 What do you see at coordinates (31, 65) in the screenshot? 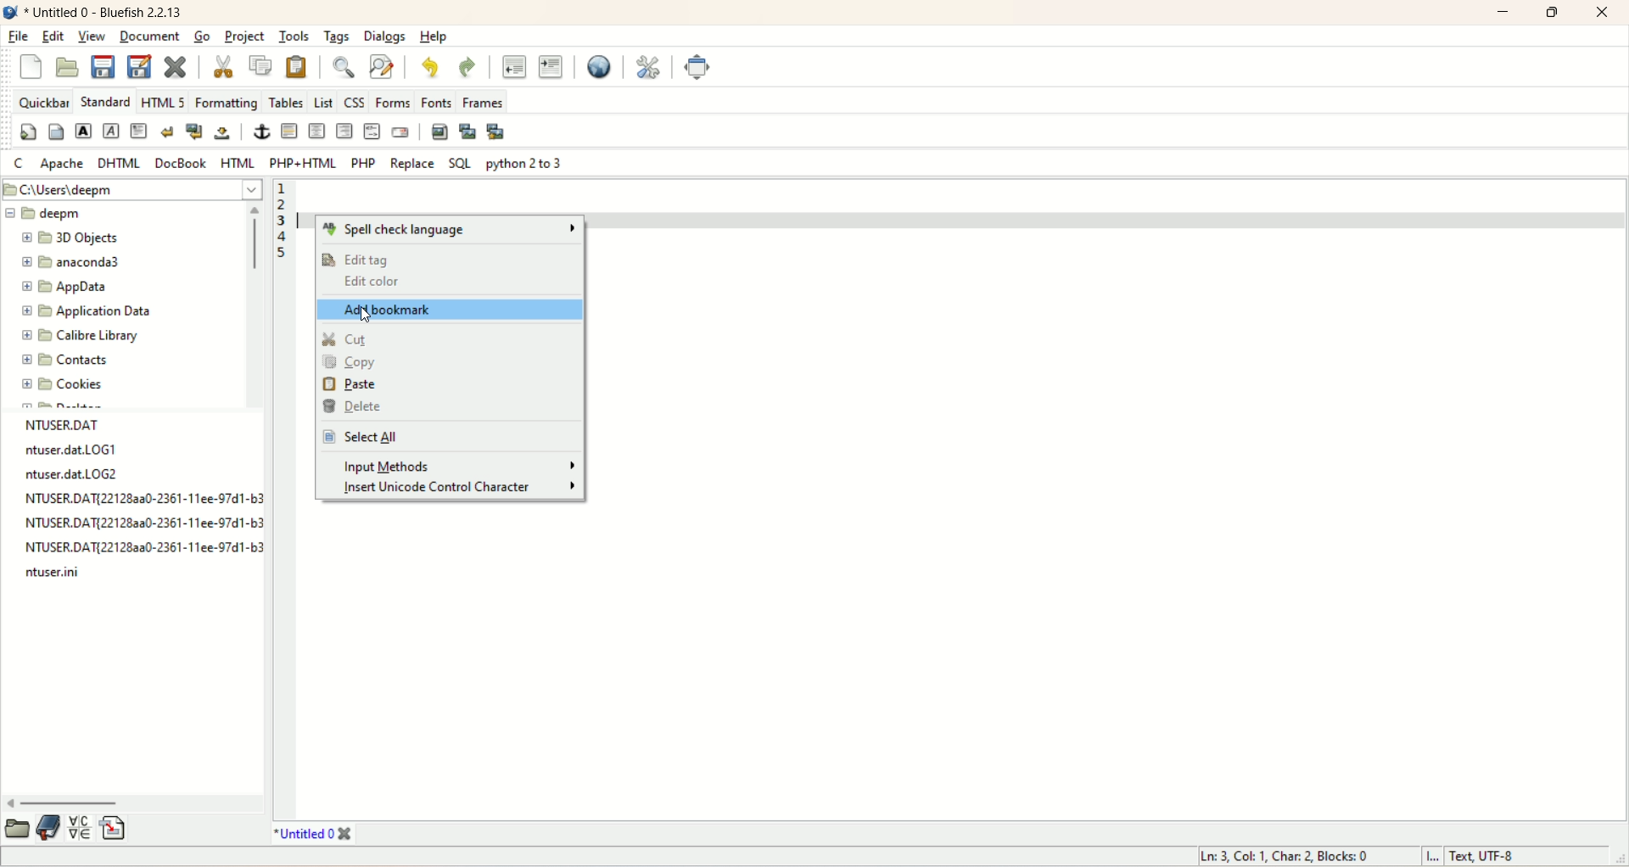
I see `new` at bounding box center [31, 65].